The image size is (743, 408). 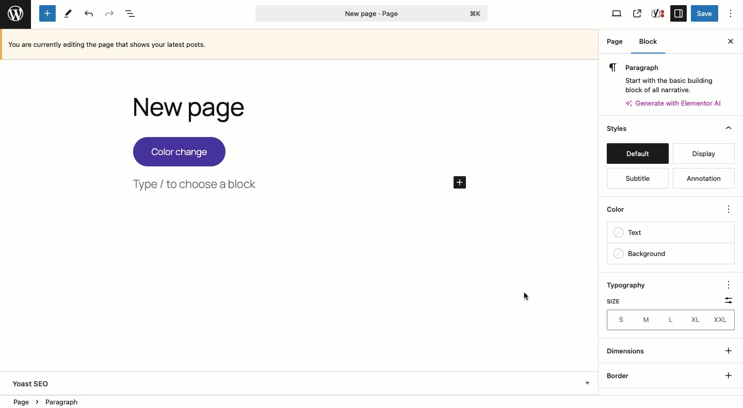 I want to click on View, so click(x=617, y=13).